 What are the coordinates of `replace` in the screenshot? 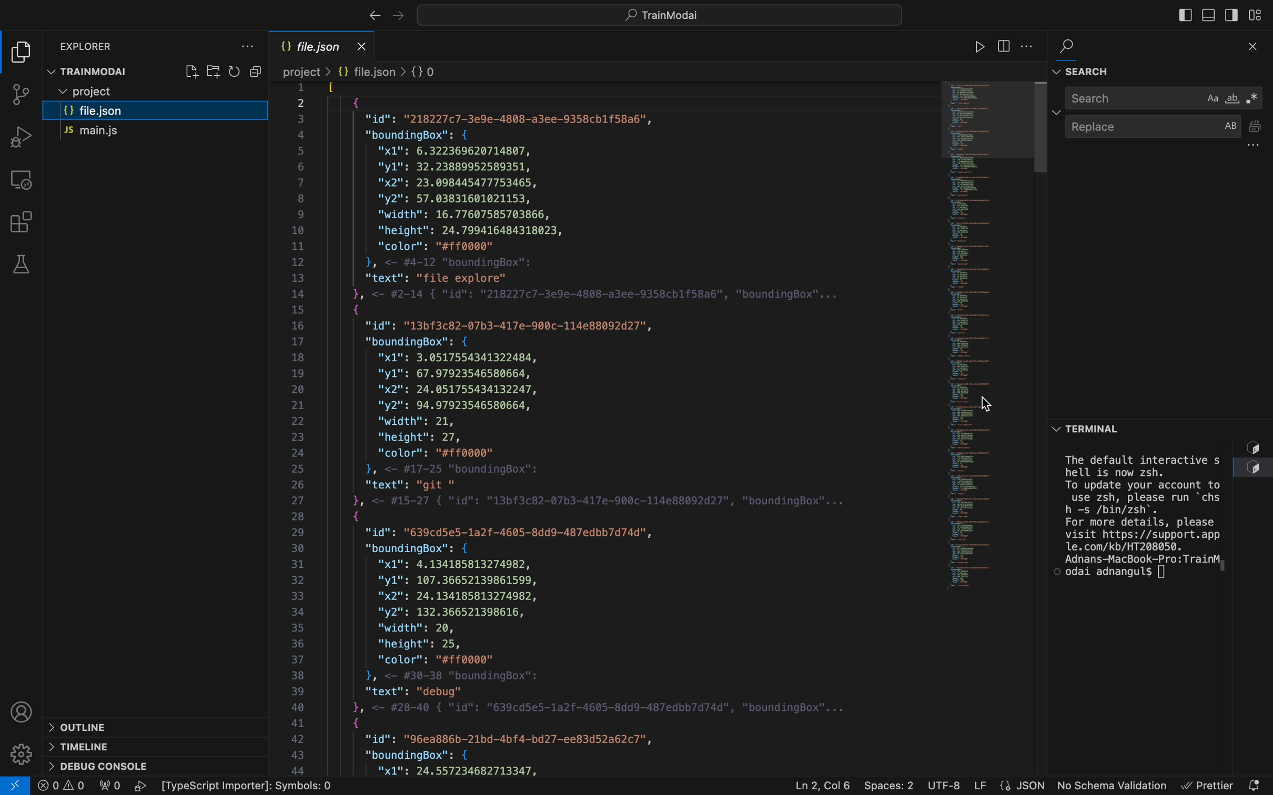 It's located at (1167, 134).